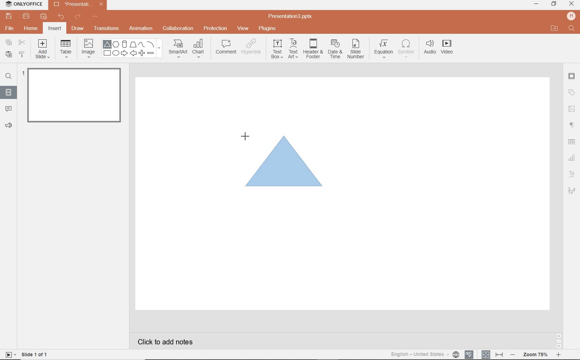  I want to click on PLUGINS, so click(268, 28).